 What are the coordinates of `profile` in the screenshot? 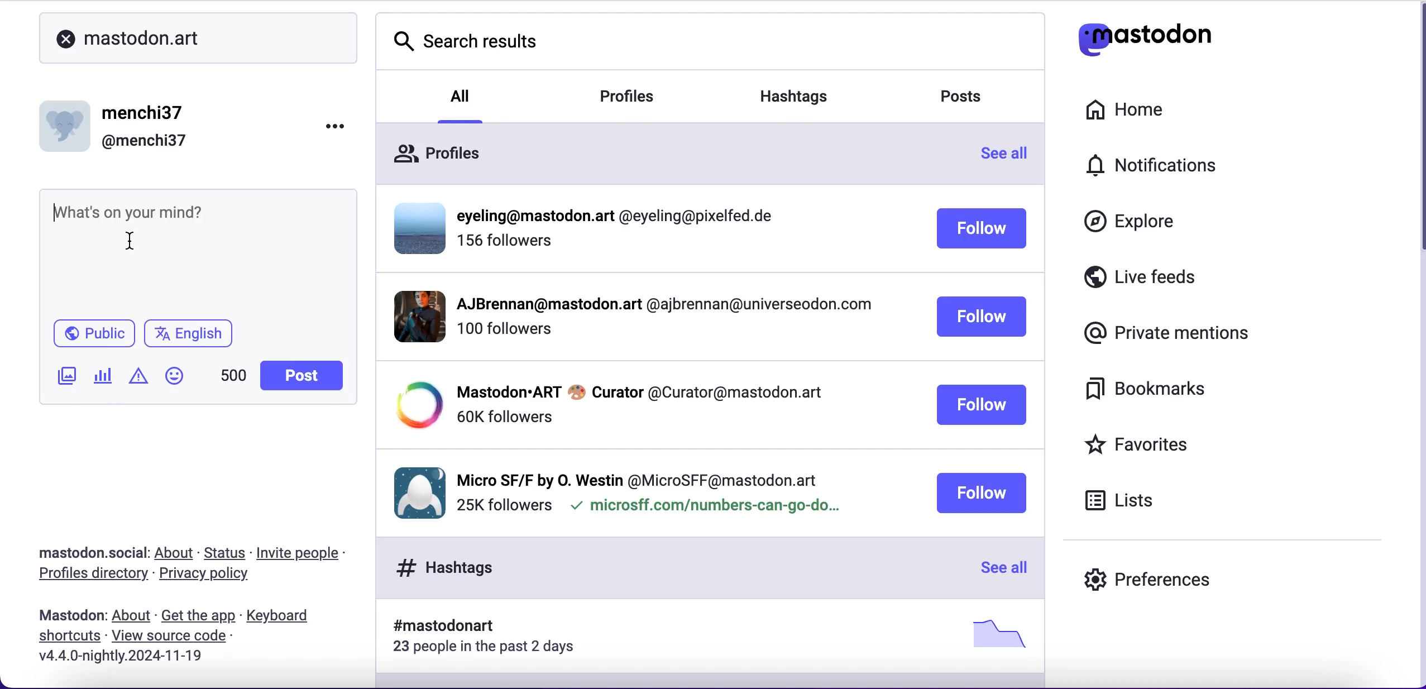 It's located at (638, 477).